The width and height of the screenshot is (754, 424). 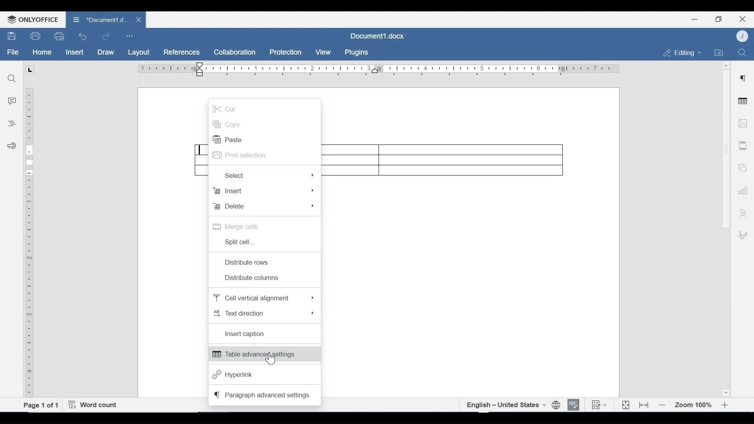 What do you see at coordinates (644, 404) in the screenshot?
I see `Fit to Width` at bounding box center [644, 404].